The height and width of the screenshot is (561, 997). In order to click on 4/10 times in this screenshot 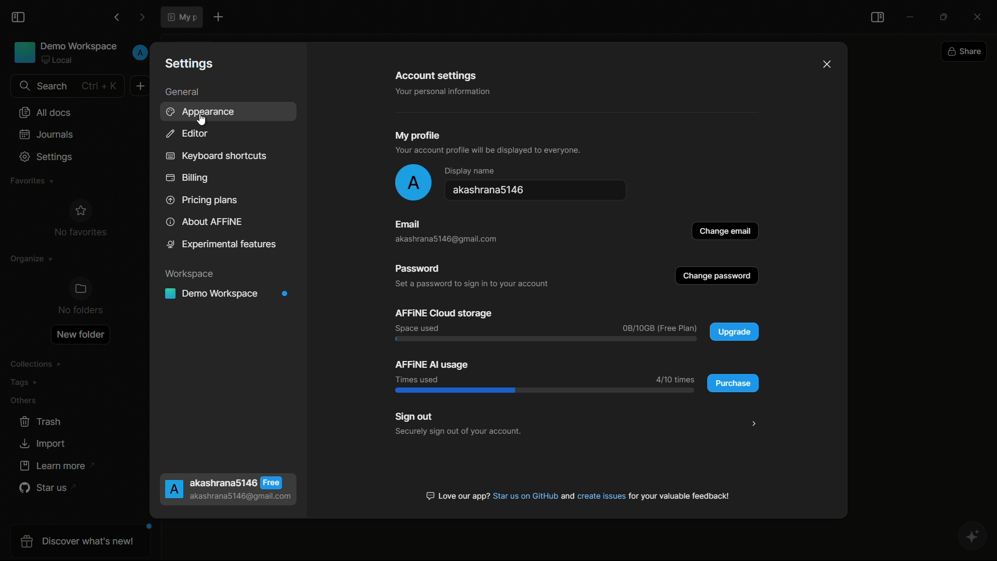, I will do `click(675, 378)`.